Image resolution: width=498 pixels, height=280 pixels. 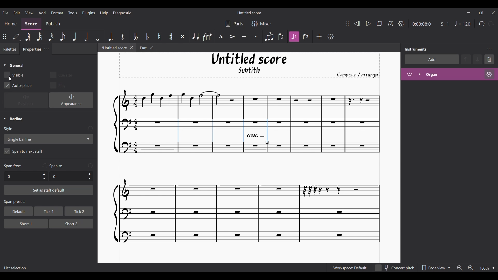 I want to click on Untitled Score, so click(x=249, y=59).